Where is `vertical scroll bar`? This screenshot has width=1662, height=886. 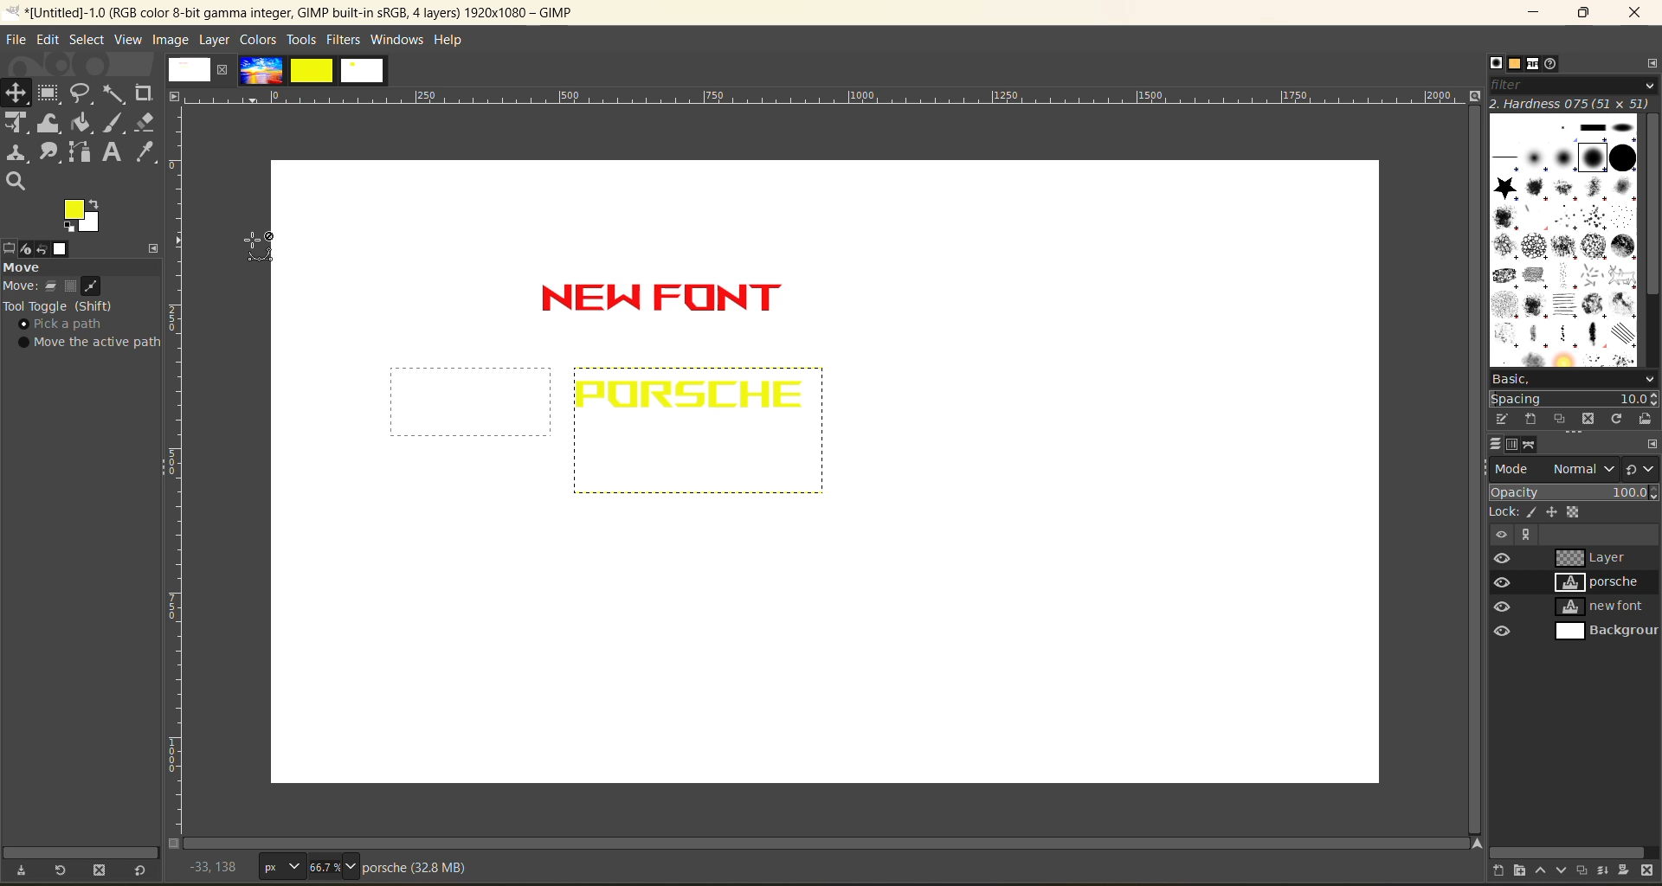
vertical scroll bar is located at coordinates (1468, 266).